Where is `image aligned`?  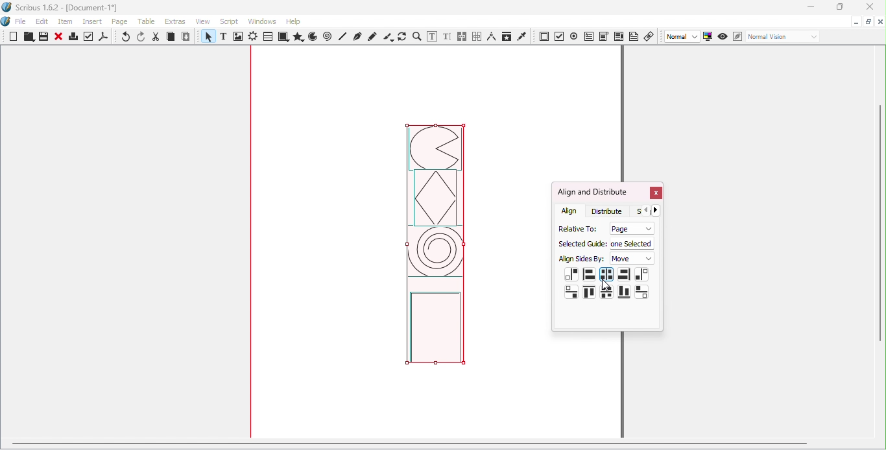 image aligned is located at coordinates (435, 250).